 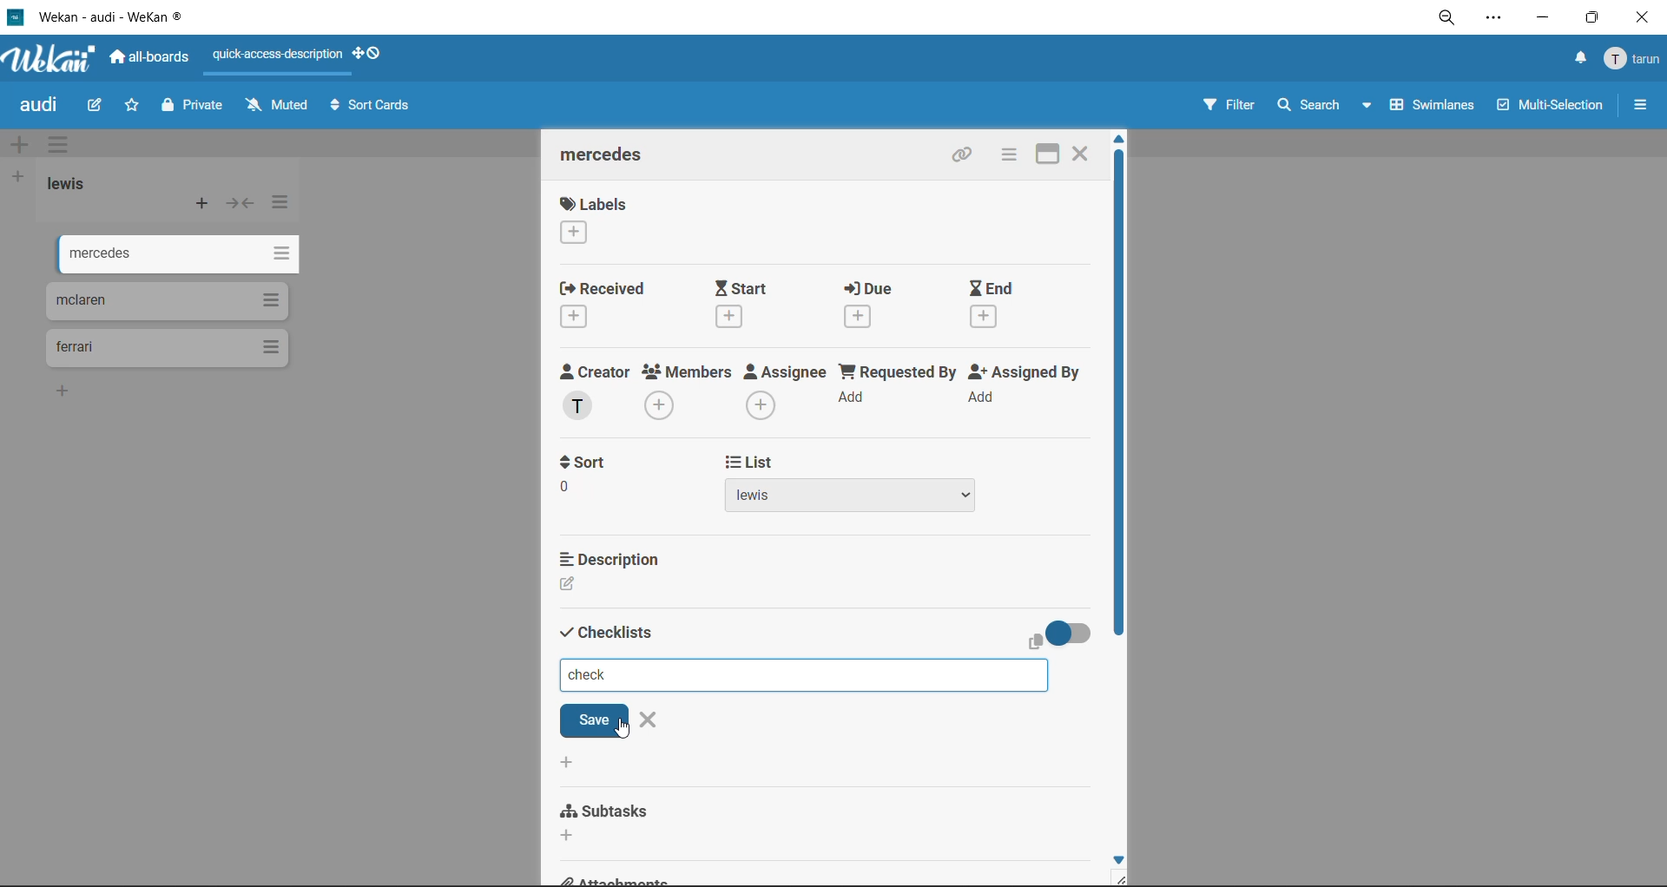 What do you see at coordinates (1588, 23) in the screenshot?
I see `maximize` at bounding box center [1588, 23].